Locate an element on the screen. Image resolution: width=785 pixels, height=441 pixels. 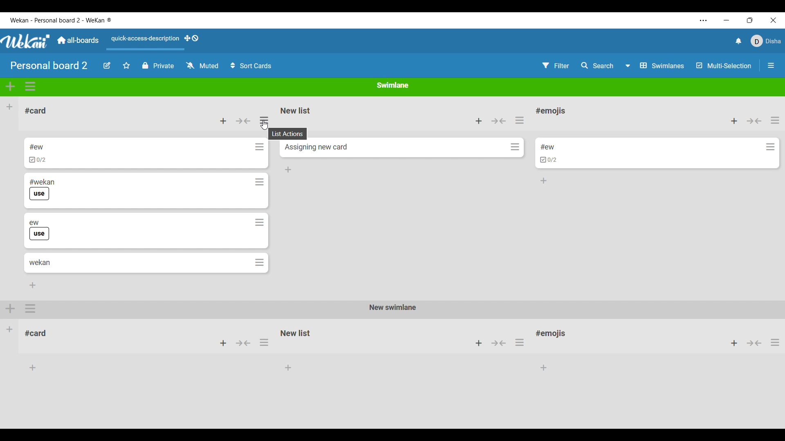
Close interface is located at coordinates (774, 20).